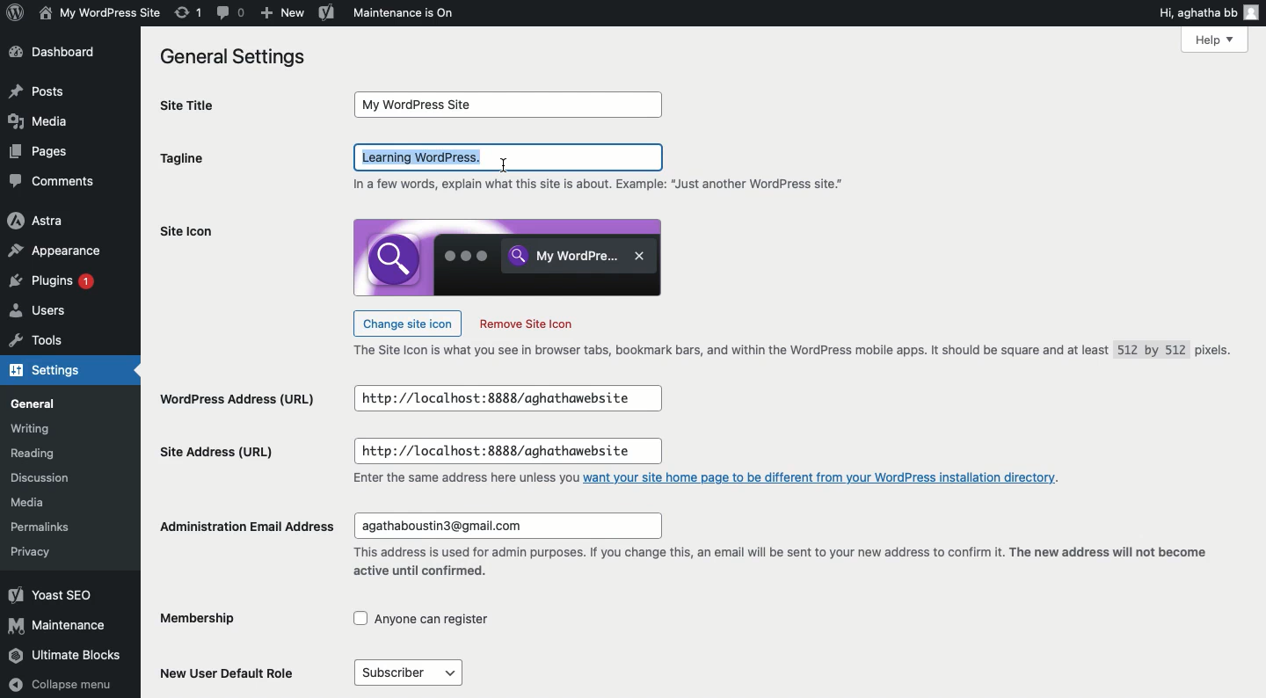 The width and height of the screenshot is (1266, 698). I want to click on Discussion, so click(47, 480).